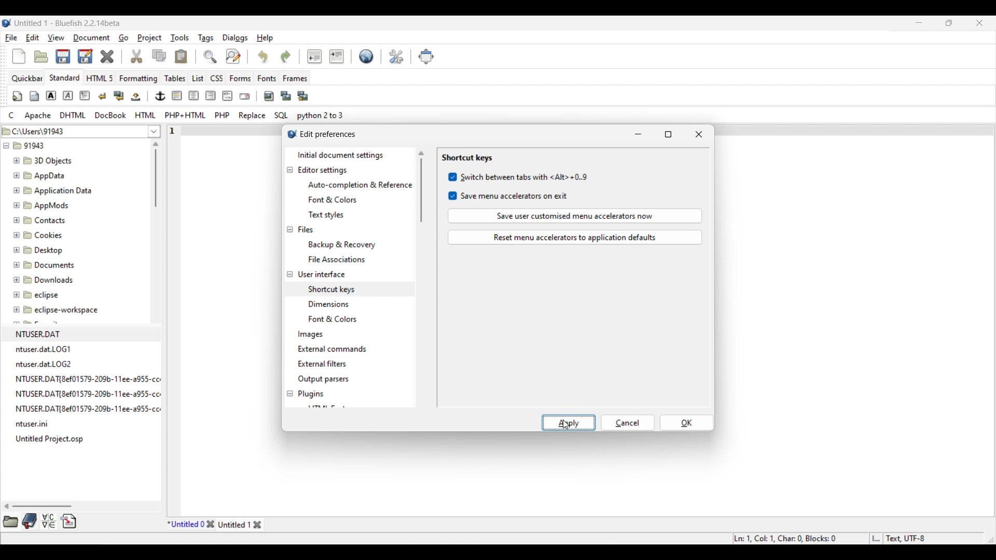 The image size is (996, 560). Describe the element at coordinates (100, 78) in the screenshot. I see `HTML 5` at that location.